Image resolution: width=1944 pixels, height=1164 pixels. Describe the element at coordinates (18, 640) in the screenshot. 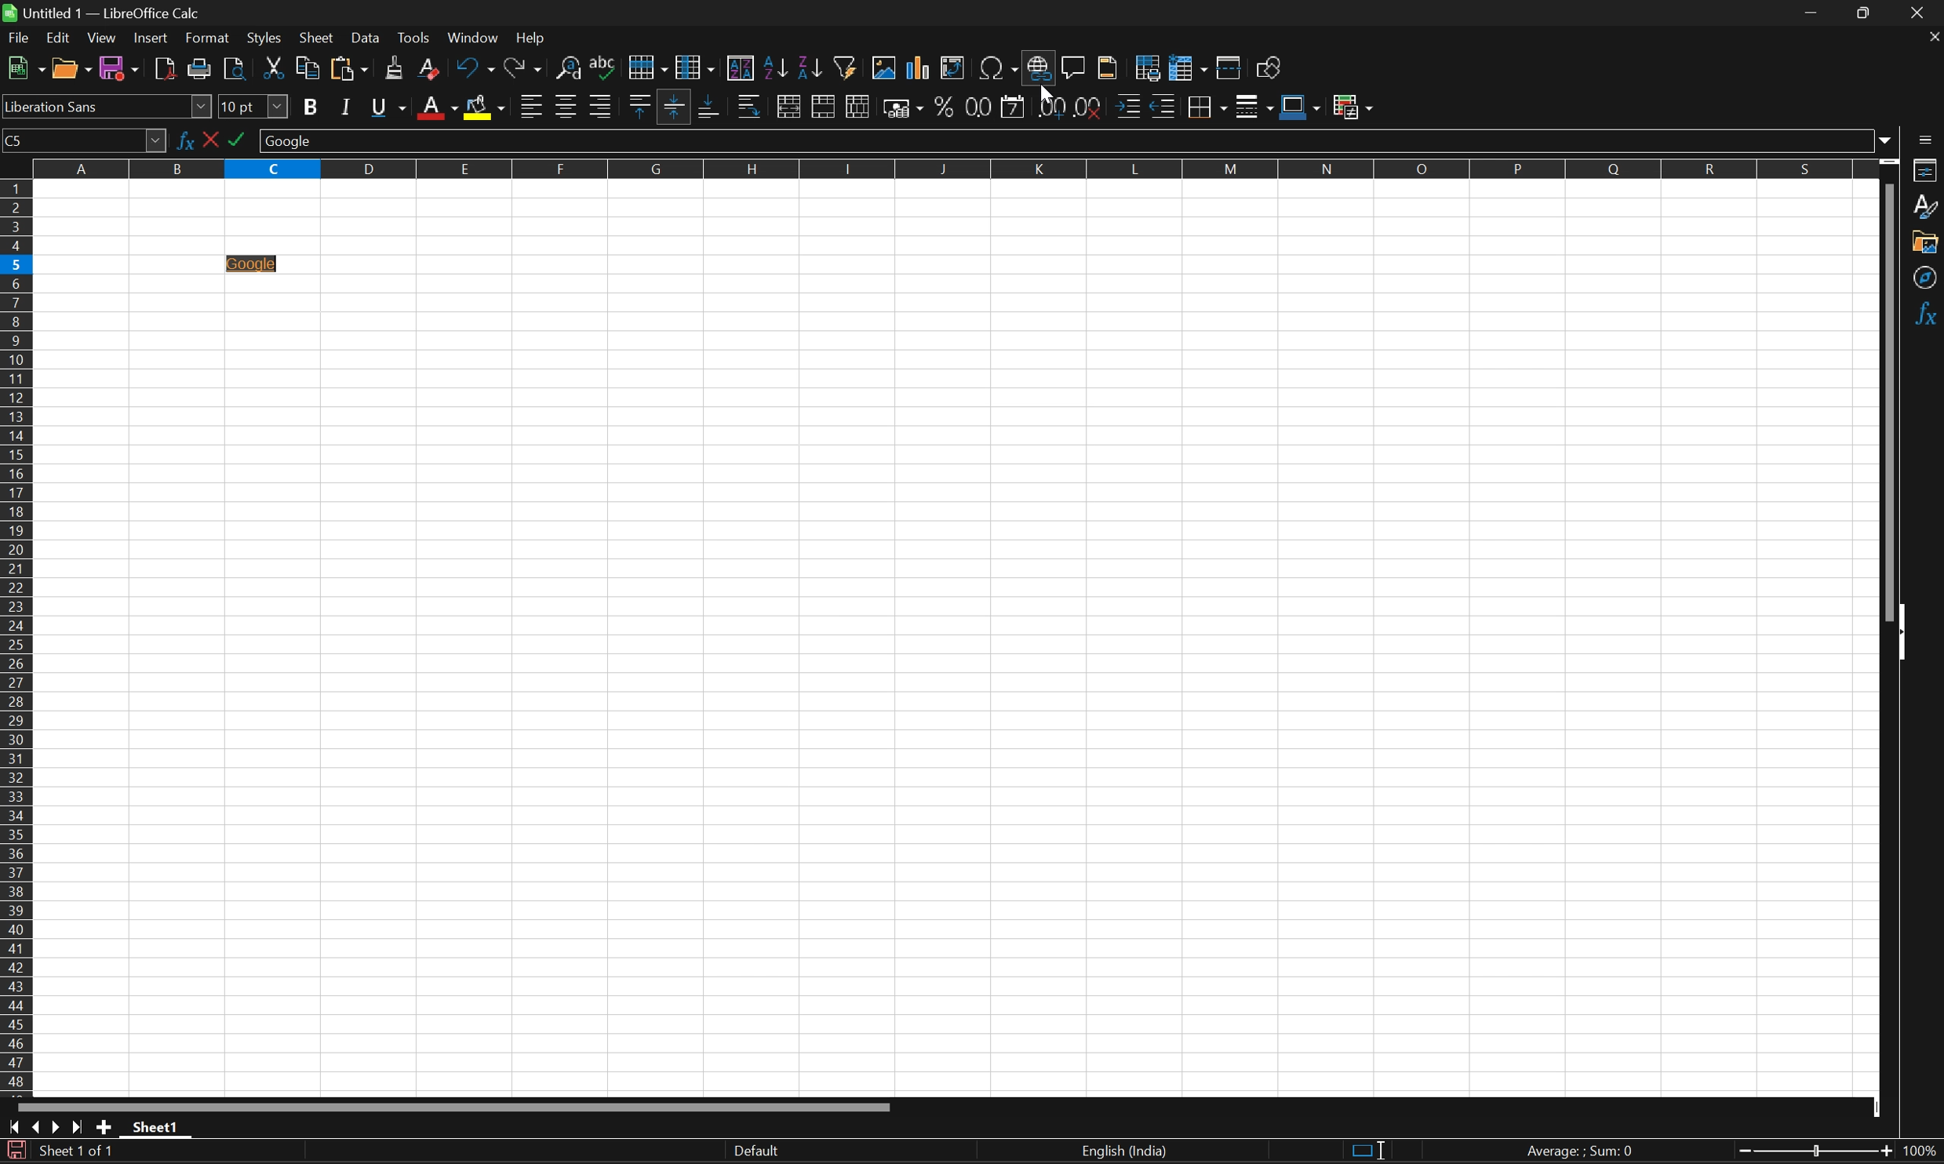

I see `Row numbers` at that location.